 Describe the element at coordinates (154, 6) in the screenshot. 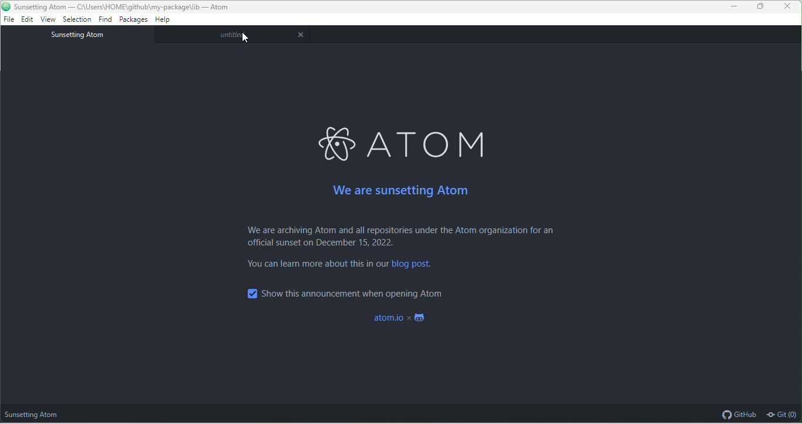

I see `Project path location` at that location.